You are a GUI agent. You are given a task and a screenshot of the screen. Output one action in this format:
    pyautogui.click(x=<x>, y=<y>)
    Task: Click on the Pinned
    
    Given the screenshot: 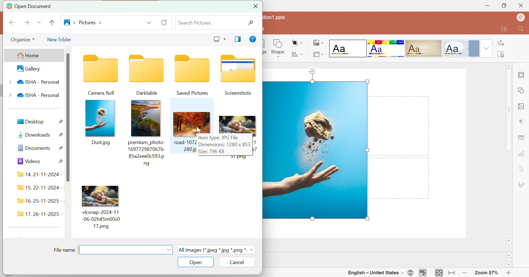 What is the action you would take?
    pyautogui.click(x=61, y=161)
    